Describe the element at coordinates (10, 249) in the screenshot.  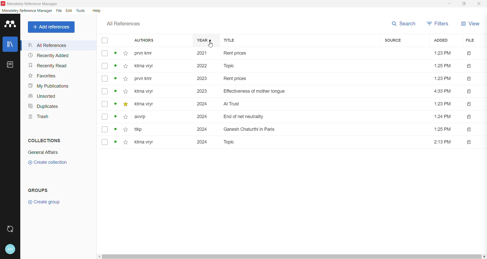
I see `Account and Help` at that location.